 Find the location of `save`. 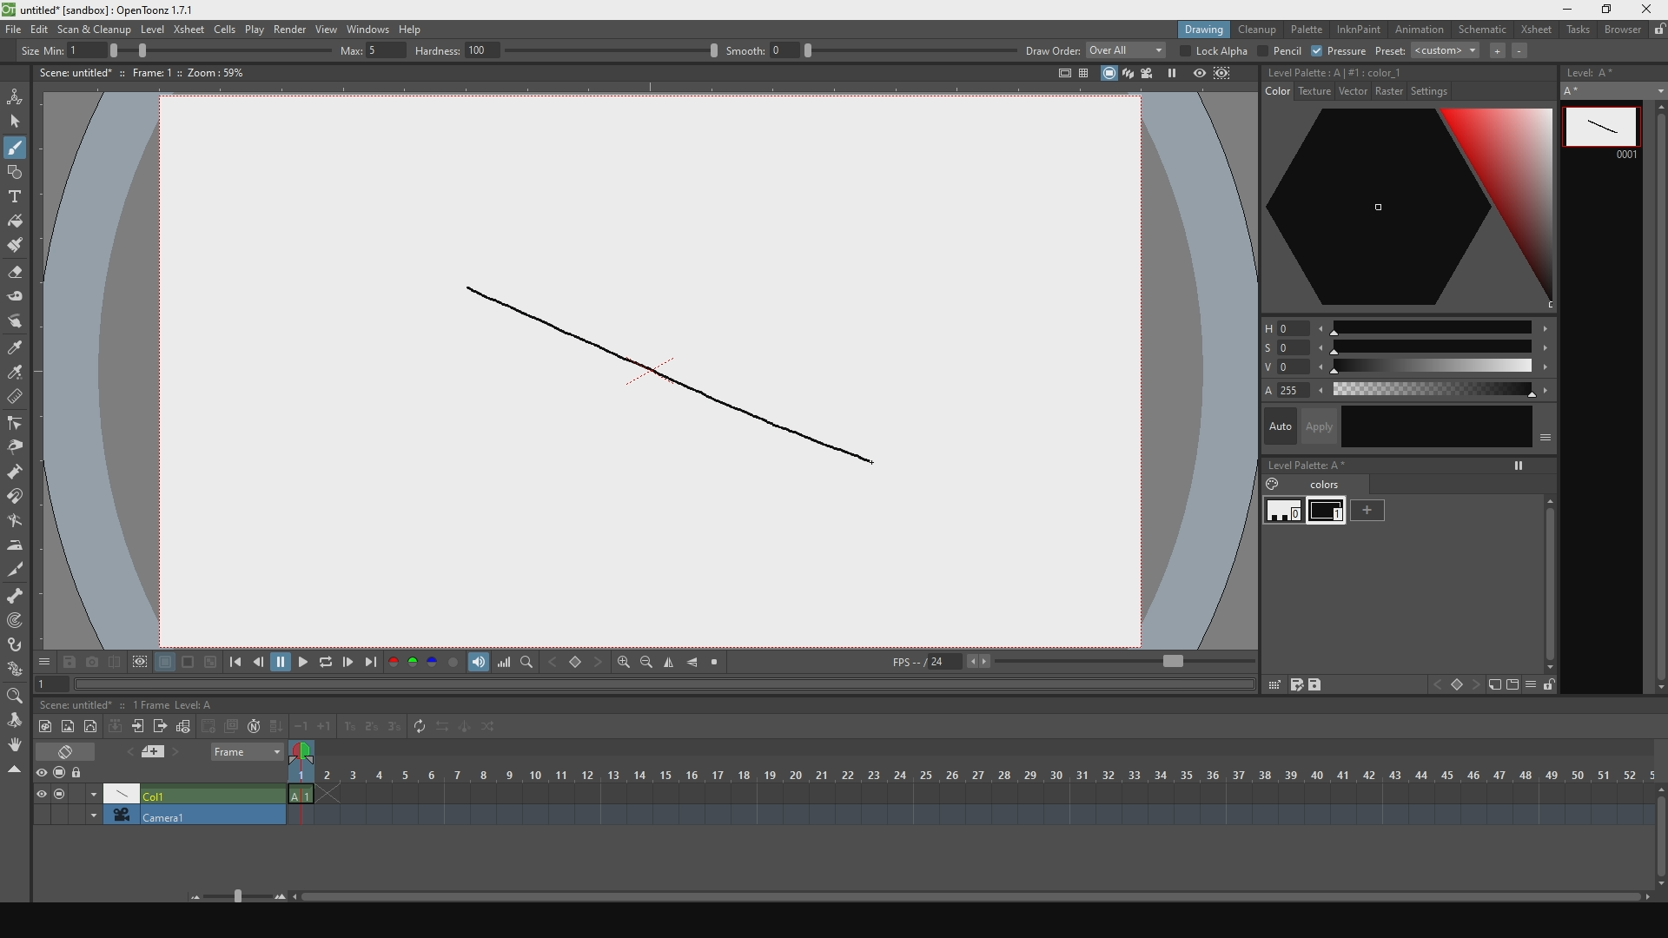

save is located at coordinates (69, 663).